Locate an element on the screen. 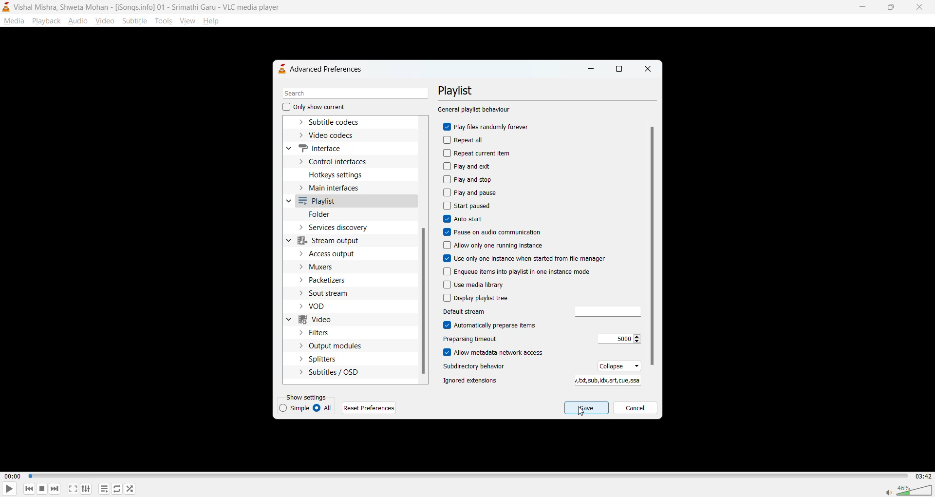 The image size is (935, 497). repeat current time is located at coordinates (480, 153).